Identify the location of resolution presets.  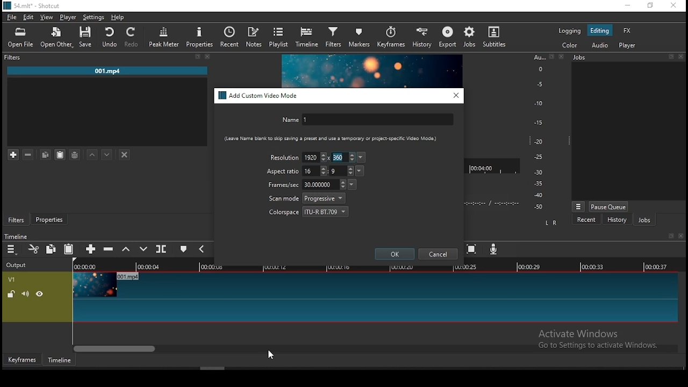
(362, 157).